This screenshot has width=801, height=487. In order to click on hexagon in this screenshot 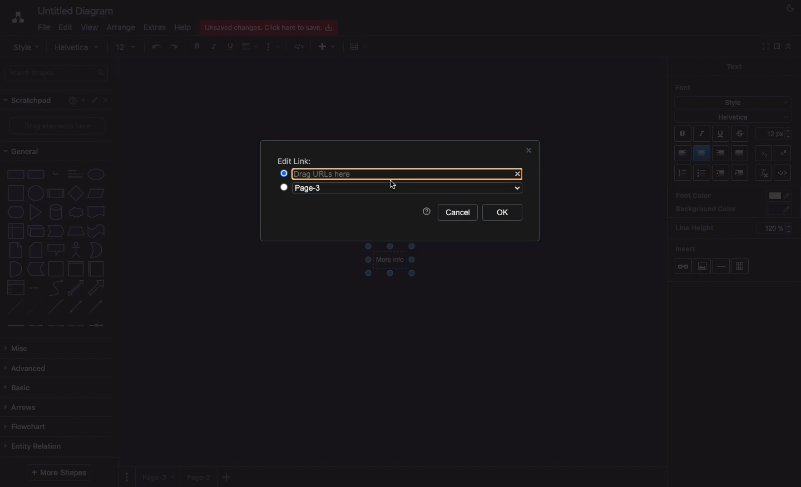, I will do `click(16, 212)`.